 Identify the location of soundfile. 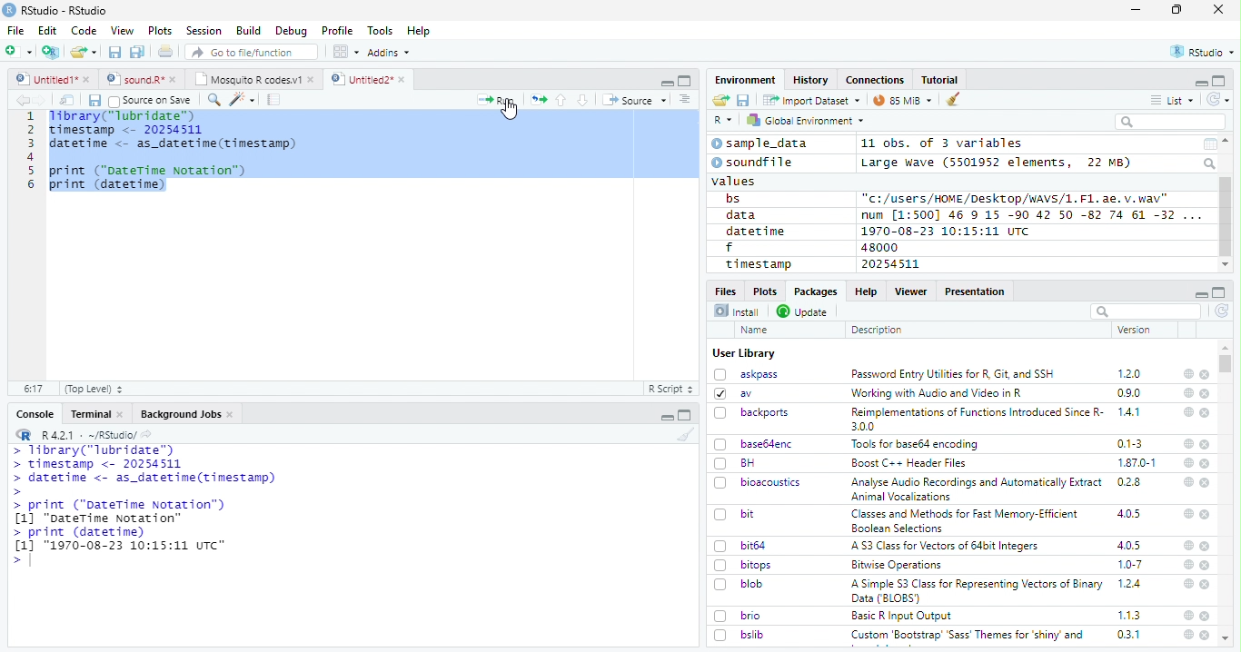
(753, 163).